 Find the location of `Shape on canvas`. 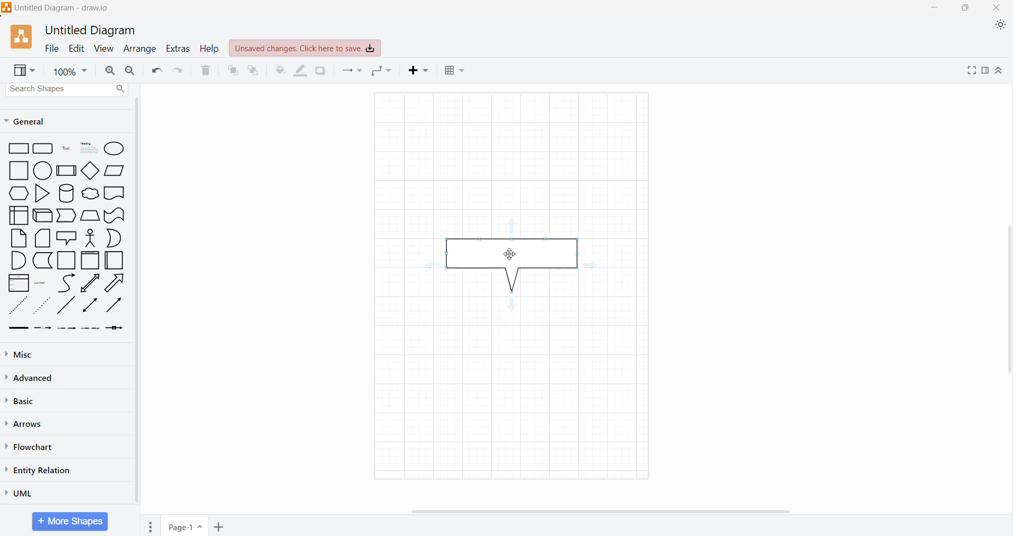

Shape on canvas is located at coordinates (517, 266).